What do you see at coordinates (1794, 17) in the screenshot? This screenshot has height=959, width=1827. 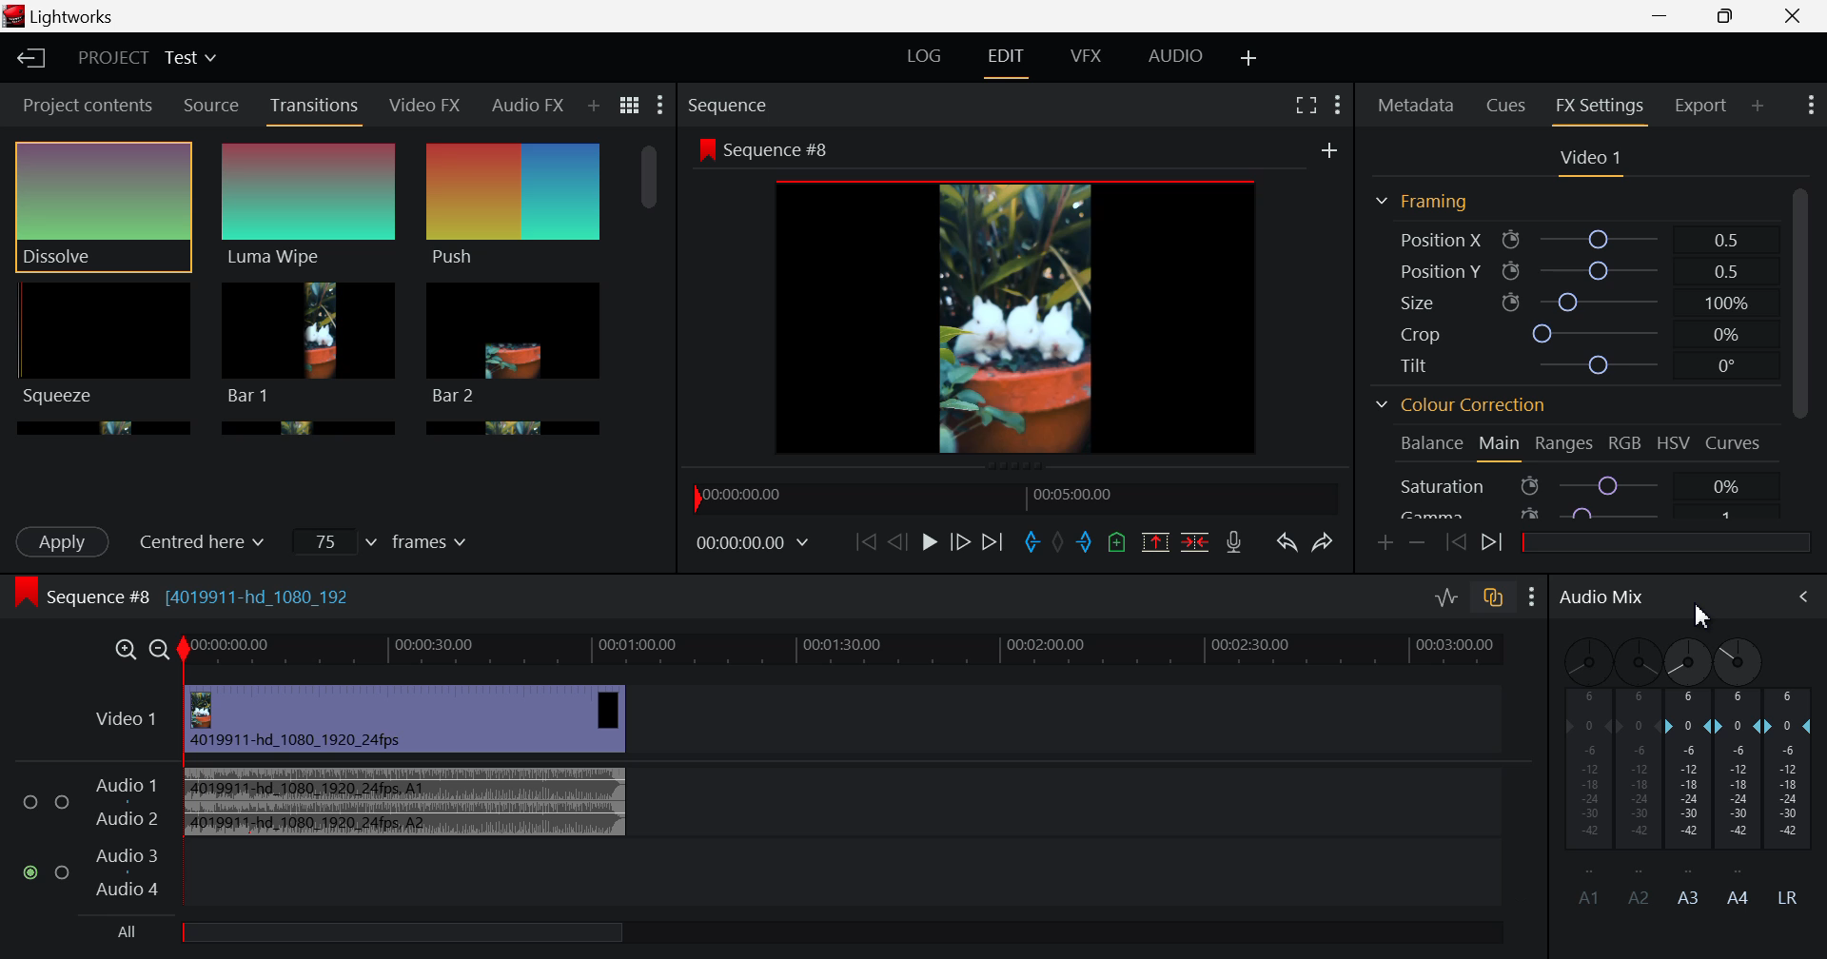 I see `Close` at bounding box center [1794, 17].